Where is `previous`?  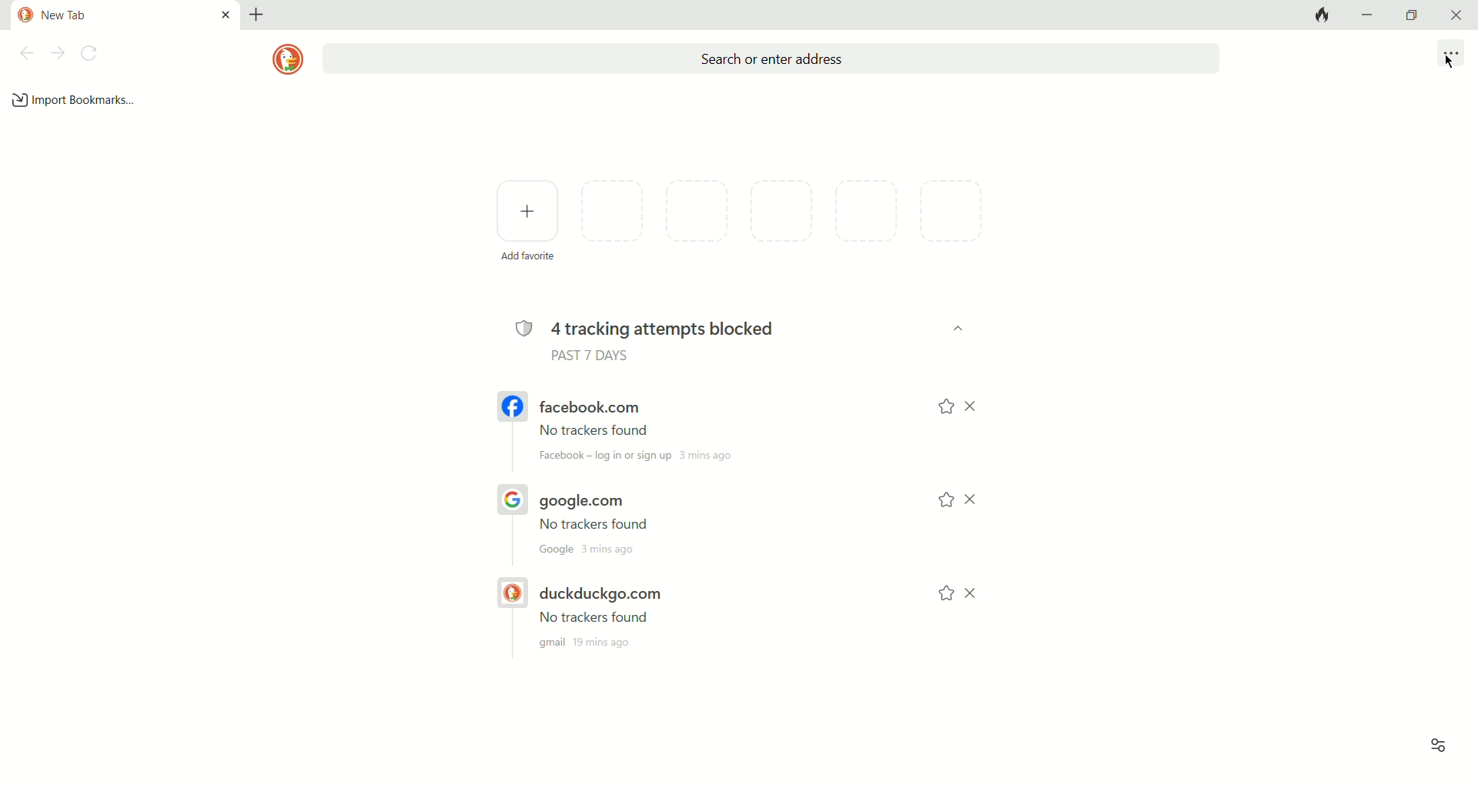
previous is located at coordinates (28, 53).